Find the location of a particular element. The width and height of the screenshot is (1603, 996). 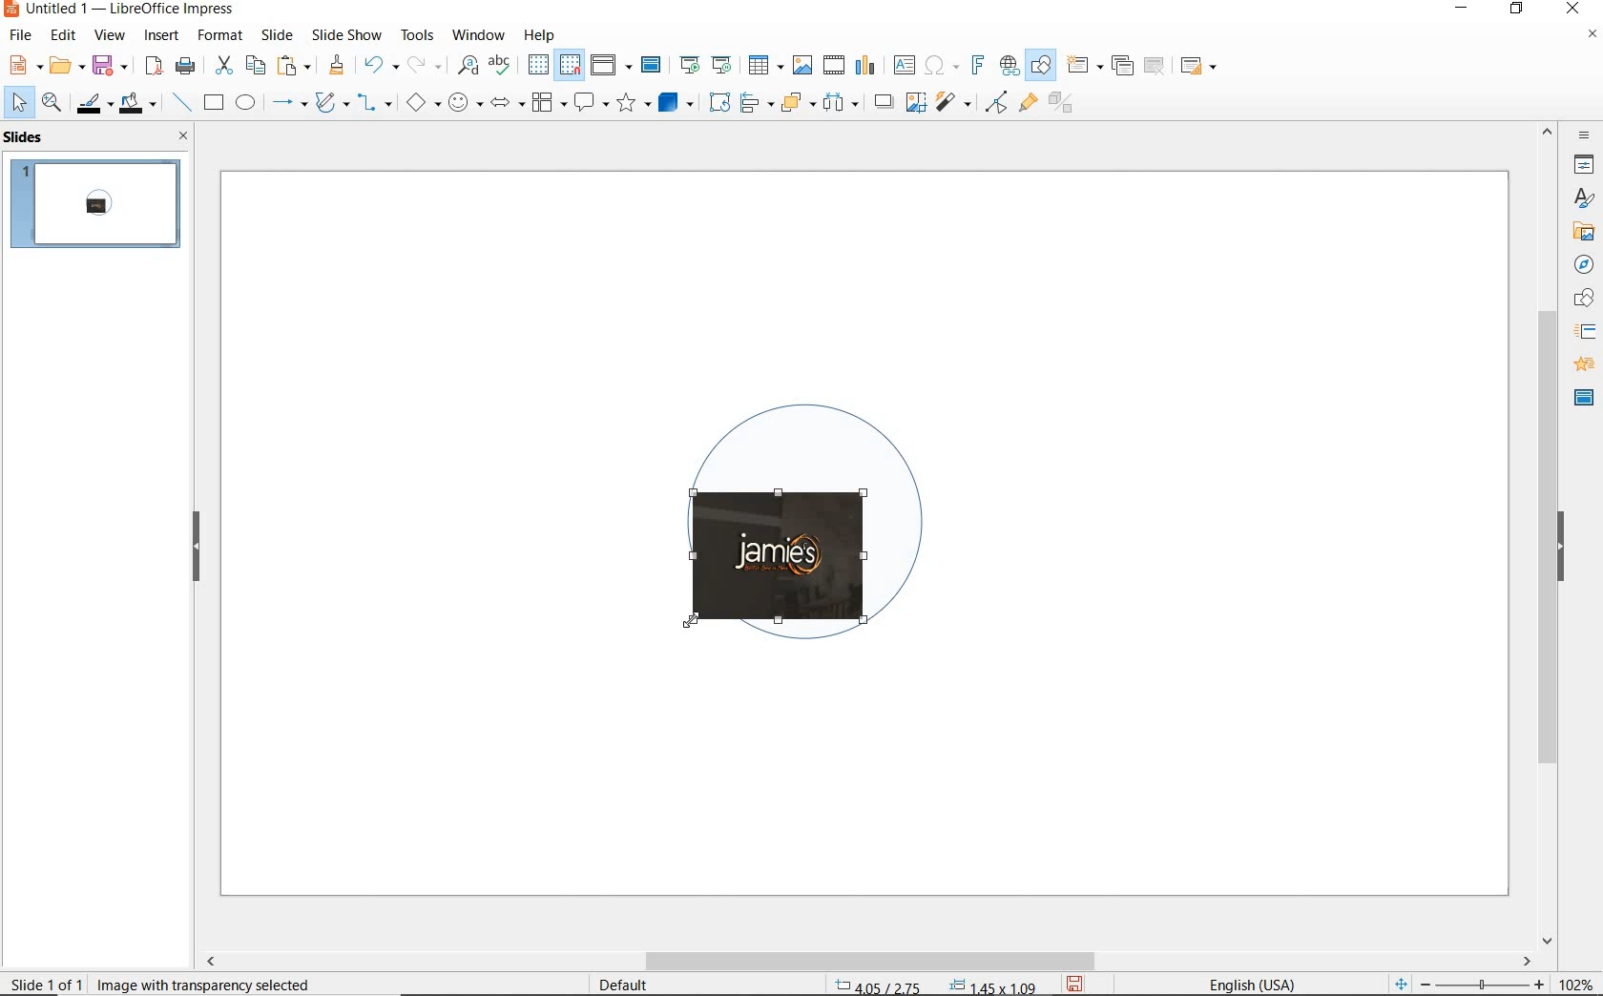

export as PDF is located at coordinates (154, 67).